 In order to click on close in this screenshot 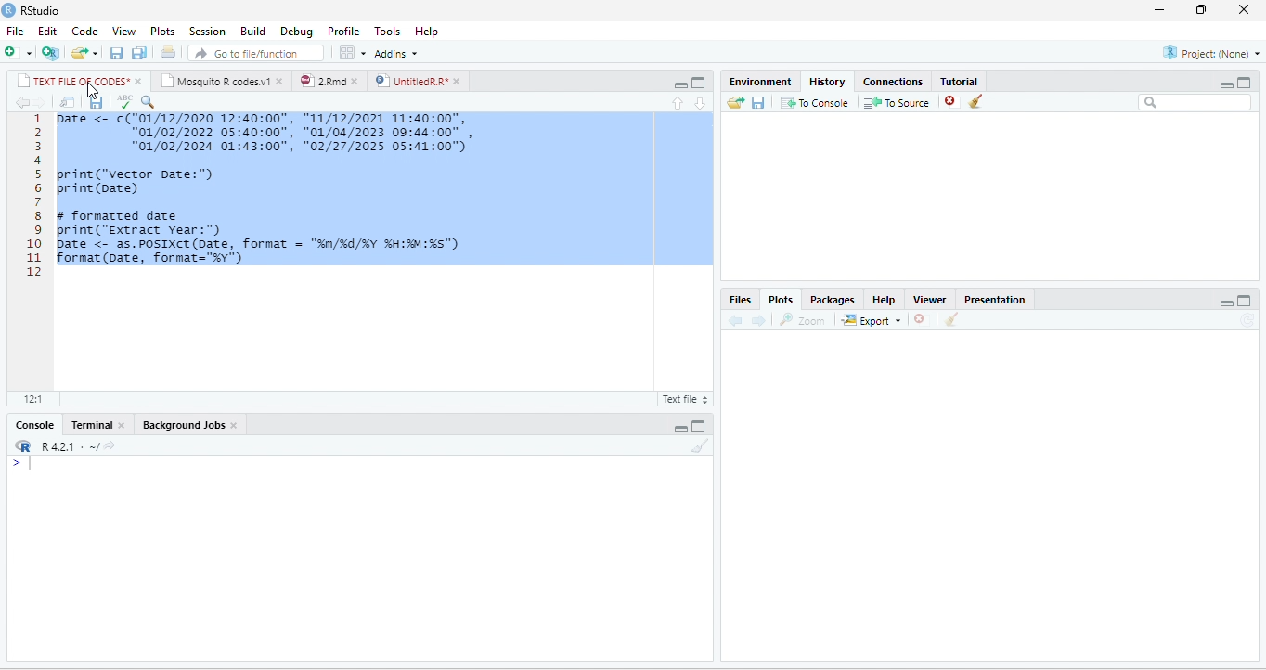, I will do `click(123, 424)`.